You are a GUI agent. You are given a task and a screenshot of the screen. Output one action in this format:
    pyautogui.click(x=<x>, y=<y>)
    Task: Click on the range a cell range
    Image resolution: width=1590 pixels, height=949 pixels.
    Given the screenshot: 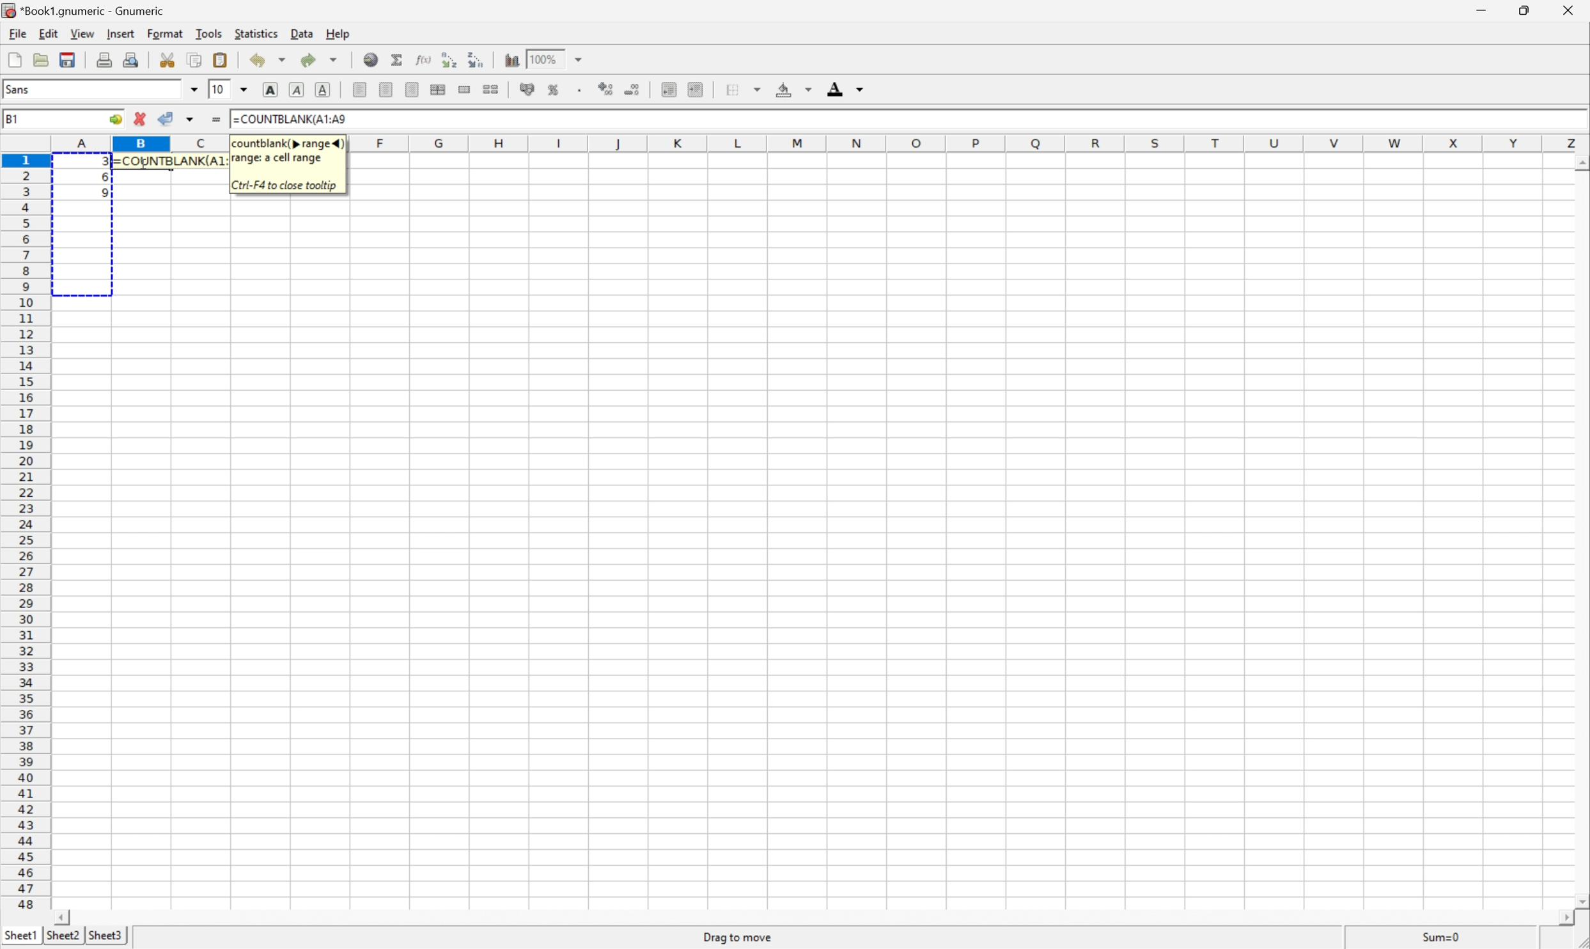 What is the action you would take?
    pyautogui.click(x=278, y=159)
    